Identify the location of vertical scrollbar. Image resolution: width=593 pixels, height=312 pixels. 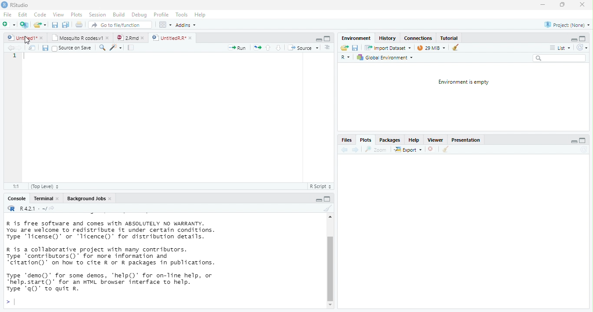
(330, 268).